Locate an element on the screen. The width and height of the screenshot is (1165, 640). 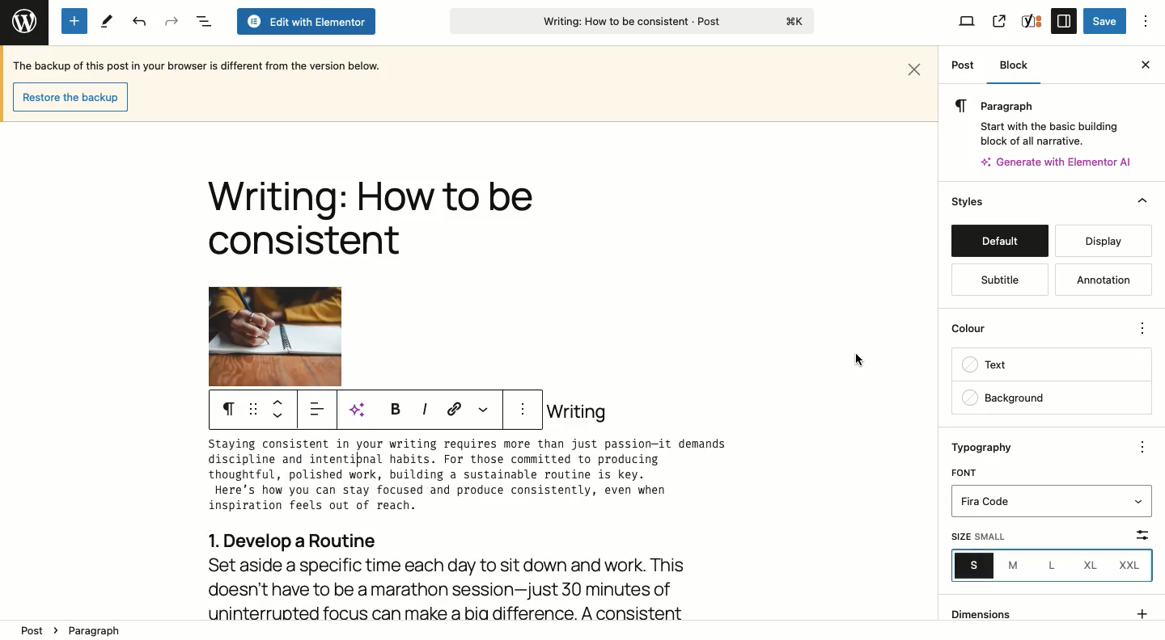
Style is located at coordinates (969, 201).